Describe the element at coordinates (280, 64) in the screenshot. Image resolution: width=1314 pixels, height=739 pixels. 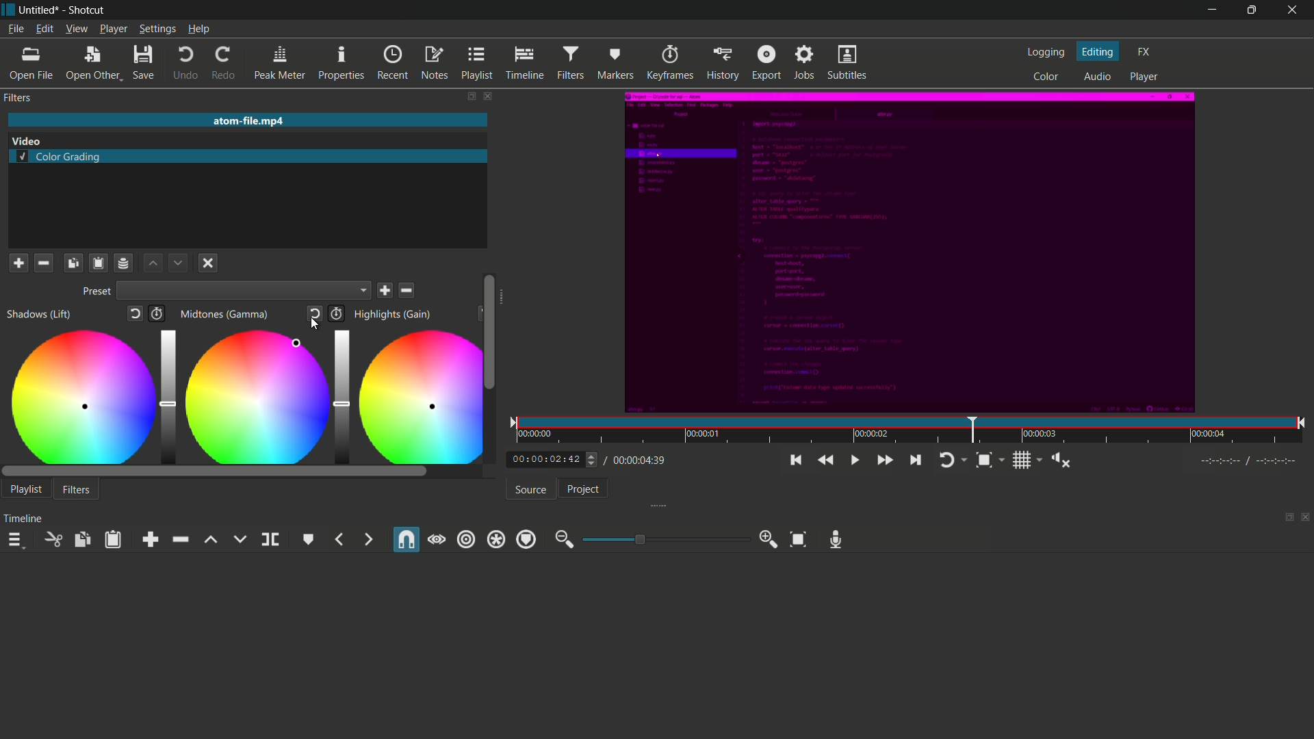
I see `peak meter` at that location.